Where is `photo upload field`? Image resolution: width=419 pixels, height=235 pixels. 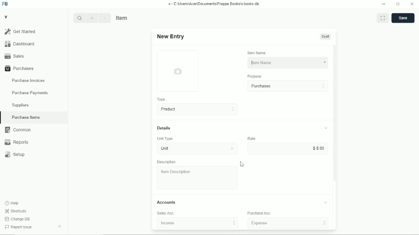
photo upload field is located at coordinates (178, 71).